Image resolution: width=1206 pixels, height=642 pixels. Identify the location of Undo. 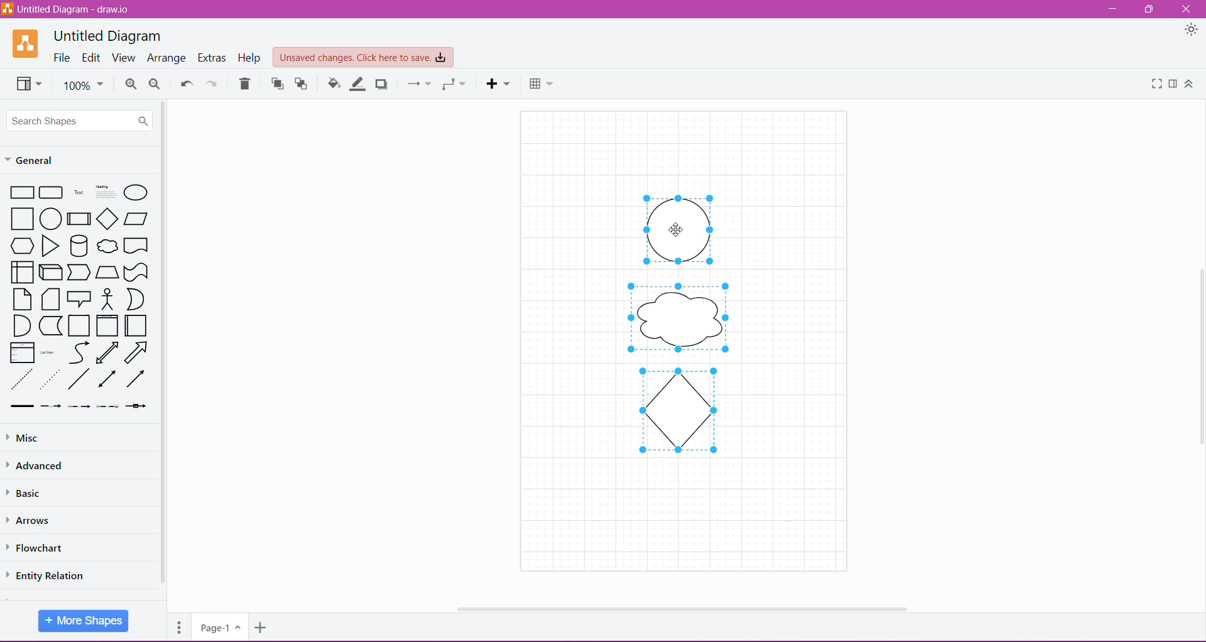
(185, 82).